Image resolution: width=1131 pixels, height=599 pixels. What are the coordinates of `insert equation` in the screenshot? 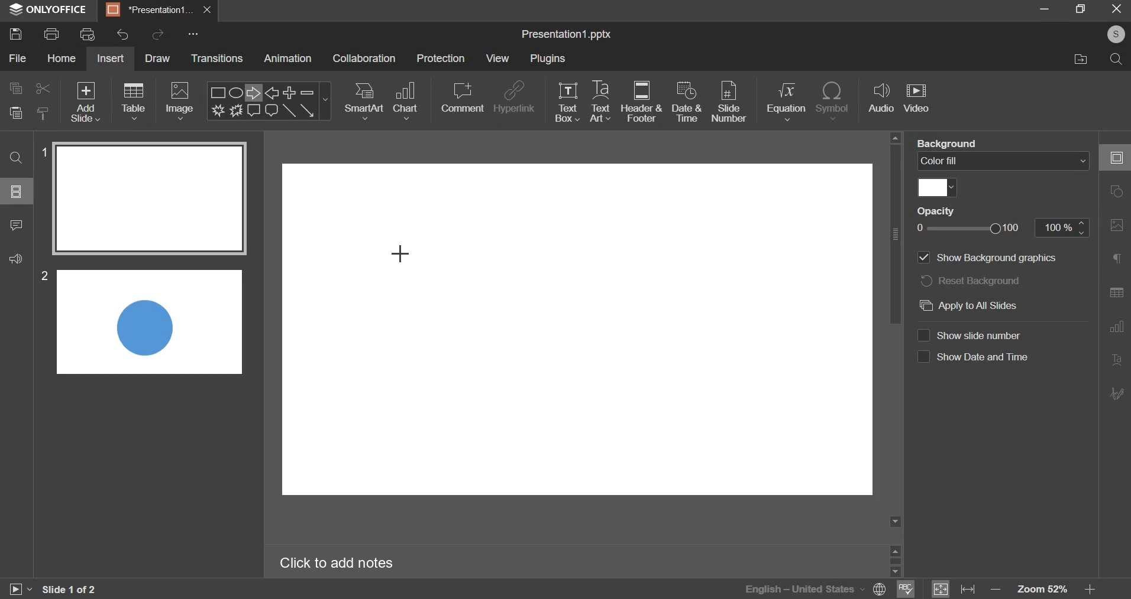 It's located at (787, 102).